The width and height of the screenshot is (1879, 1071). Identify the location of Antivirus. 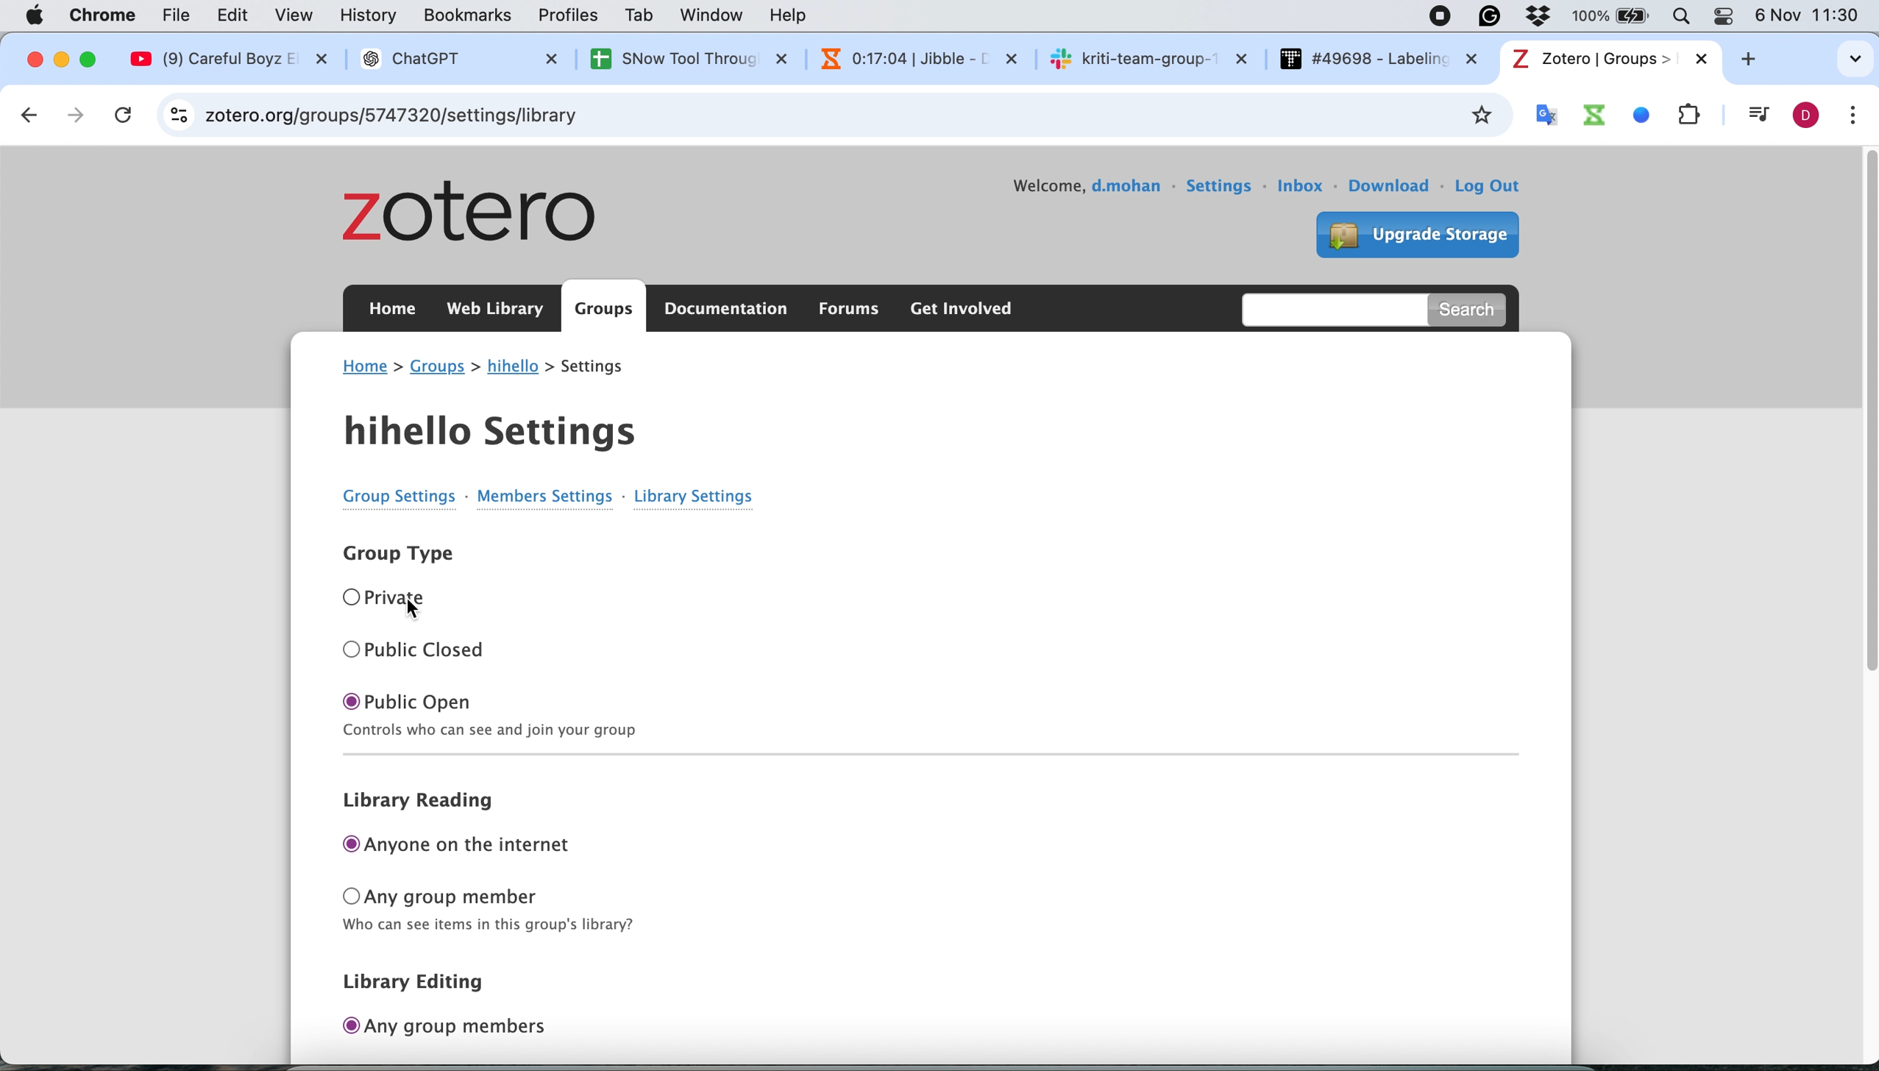
(1545, 14).